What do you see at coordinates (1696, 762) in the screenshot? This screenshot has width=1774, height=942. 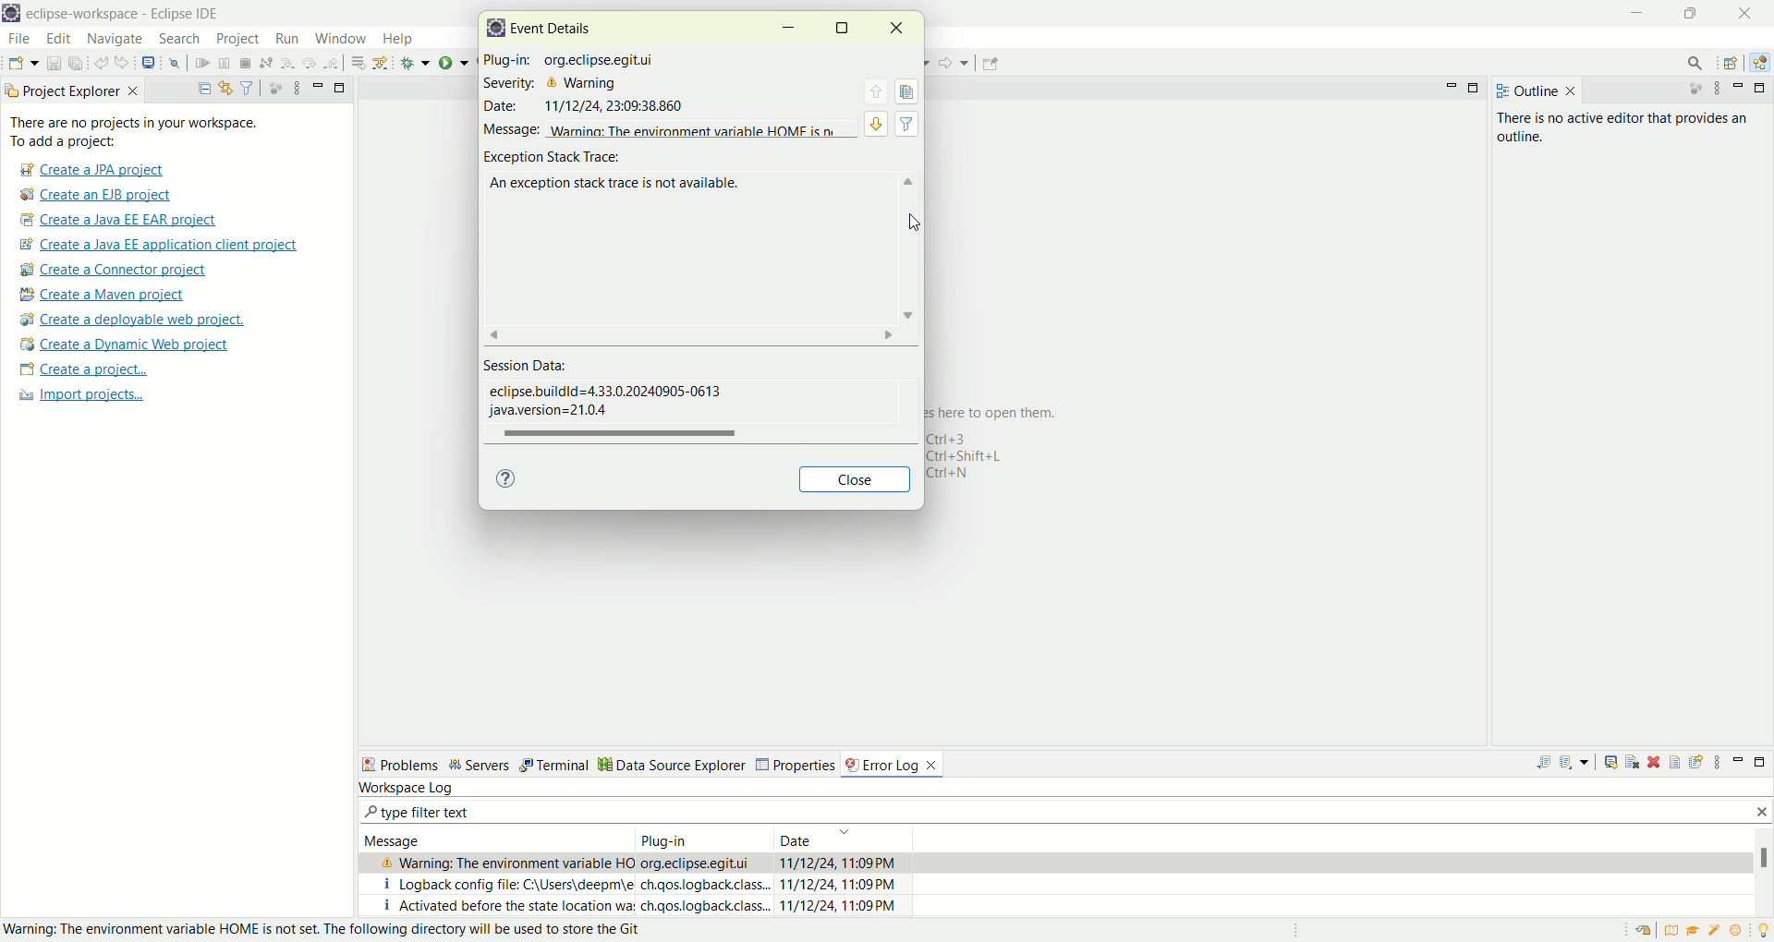 I see `focus on active task` at bounding box center [1696, 762].